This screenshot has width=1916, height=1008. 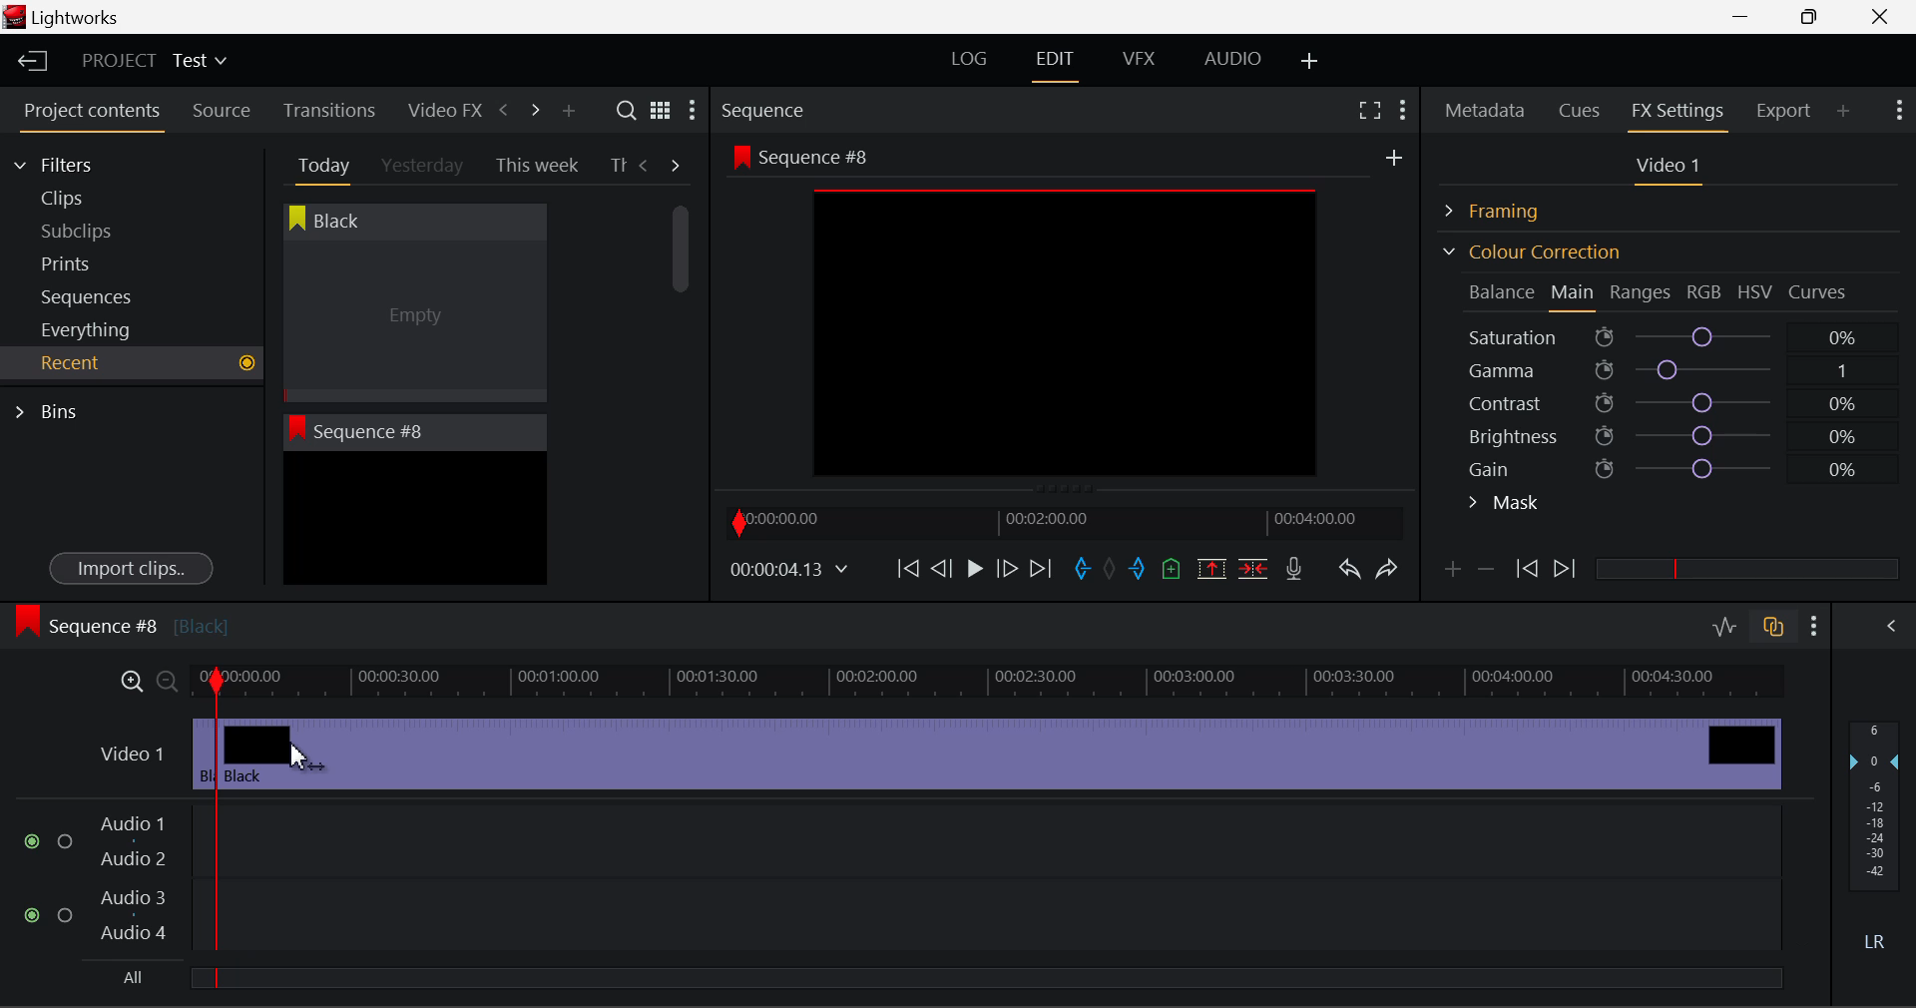 I want to click on Show Settings, so click(x=1815, y=626).